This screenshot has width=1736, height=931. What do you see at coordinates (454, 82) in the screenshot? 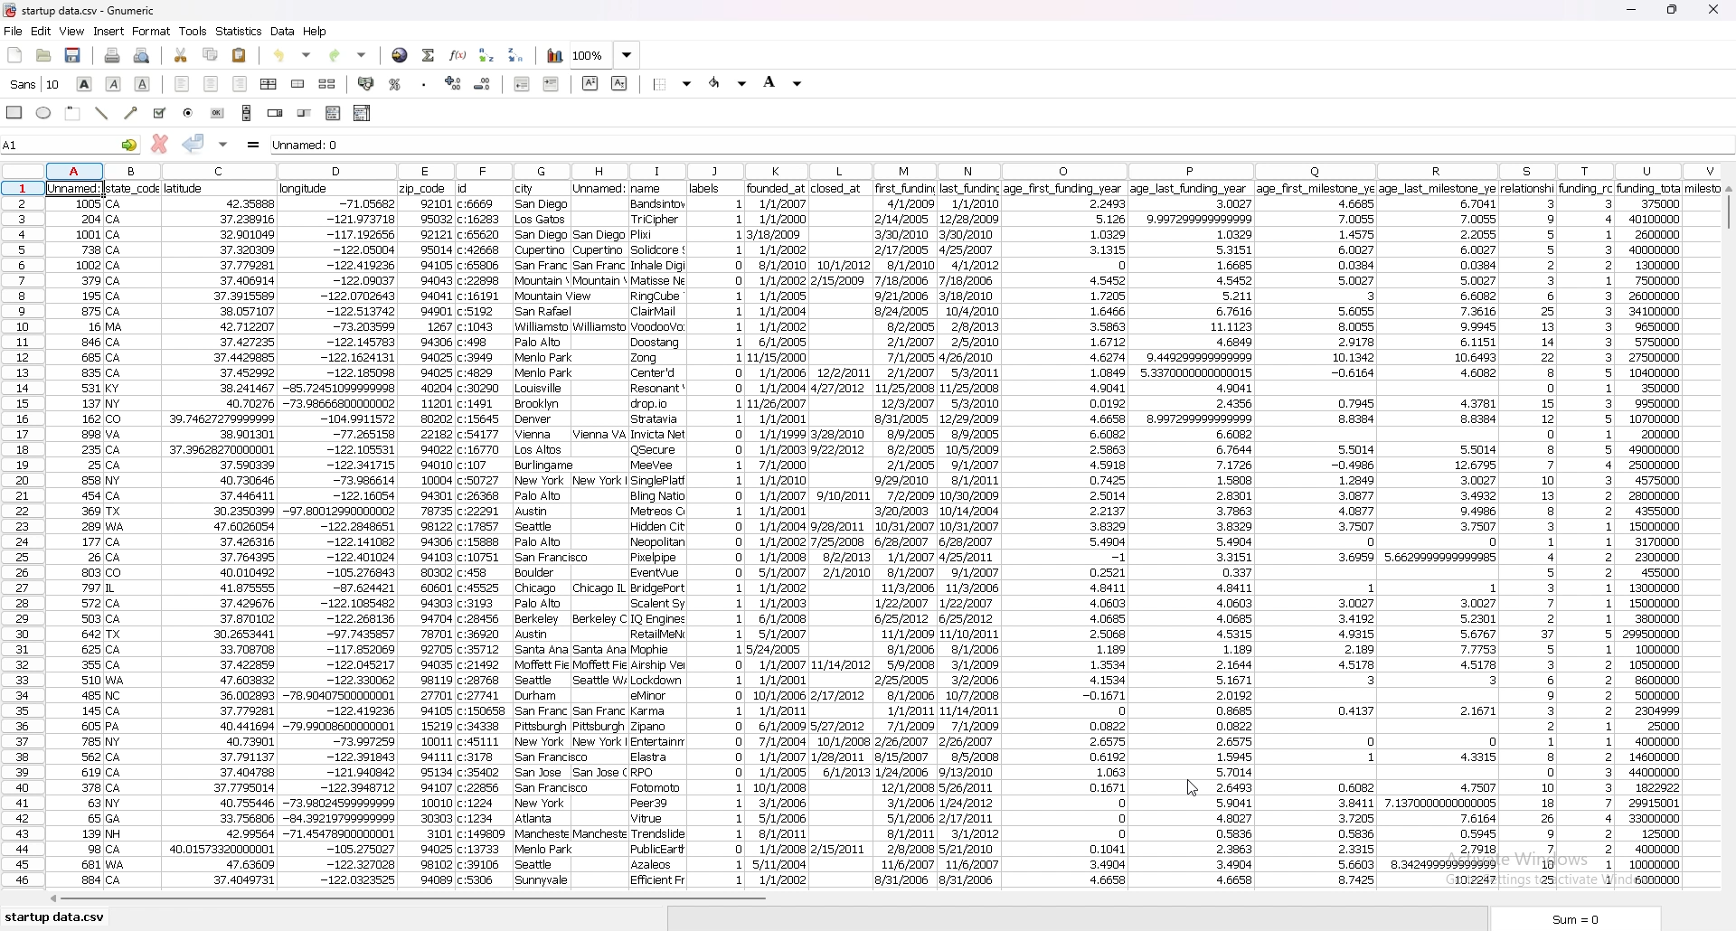
I see `increase decimals` at bounding box center [454, 82].